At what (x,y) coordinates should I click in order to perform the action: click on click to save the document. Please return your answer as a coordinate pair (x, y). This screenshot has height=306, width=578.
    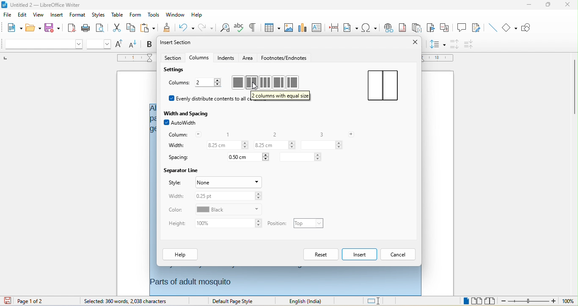
    Looking at the image, I should click on (7, 301).